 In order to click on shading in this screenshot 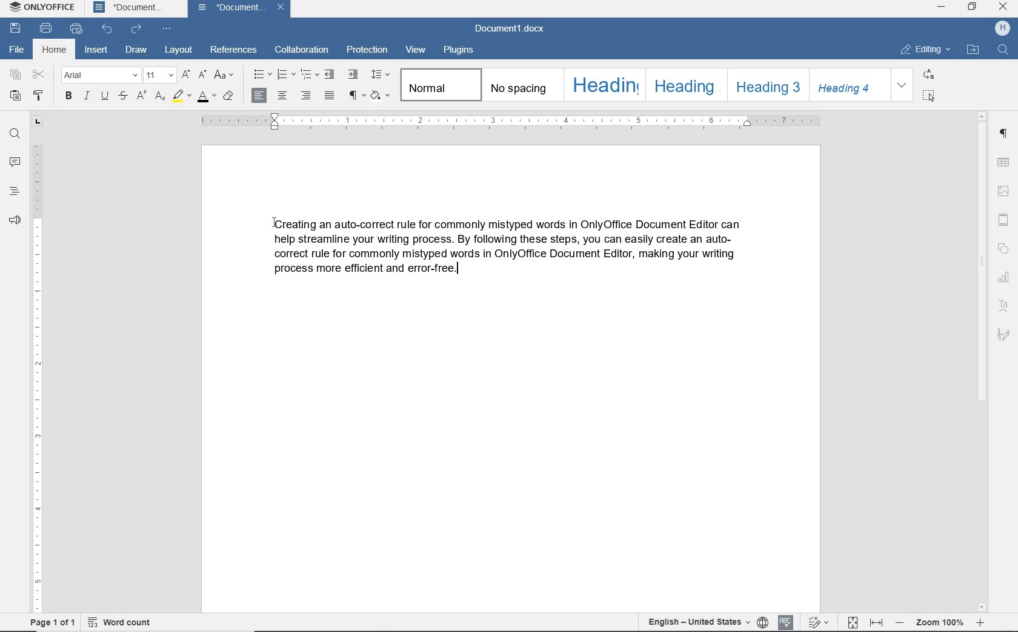, I will do `click(380, 96)`.